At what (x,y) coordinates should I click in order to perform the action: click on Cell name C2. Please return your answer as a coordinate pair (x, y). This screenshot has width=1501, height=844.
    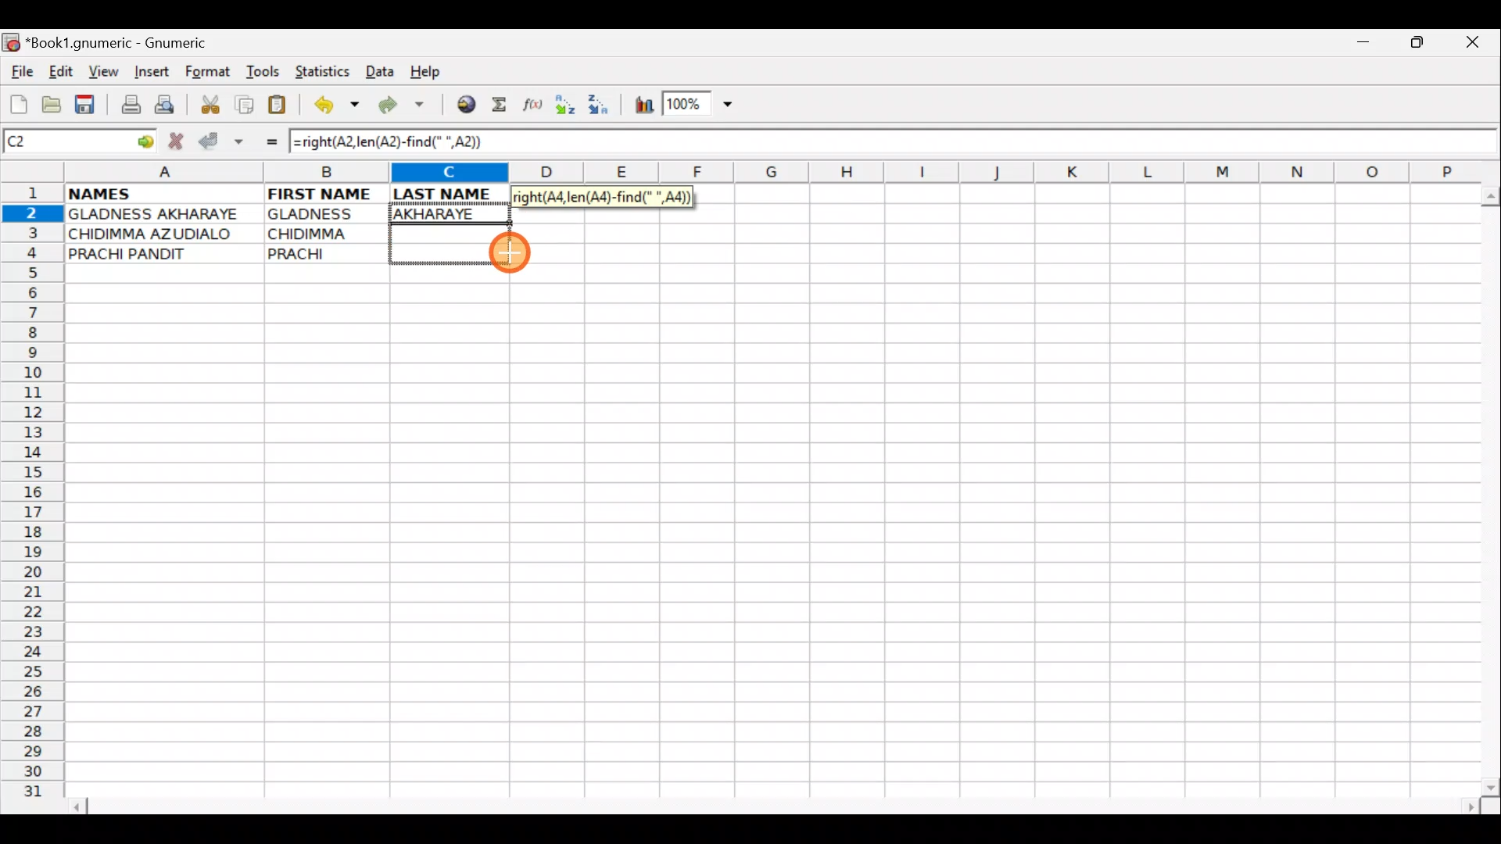
    Looking at the image, I should click on (63, 142).